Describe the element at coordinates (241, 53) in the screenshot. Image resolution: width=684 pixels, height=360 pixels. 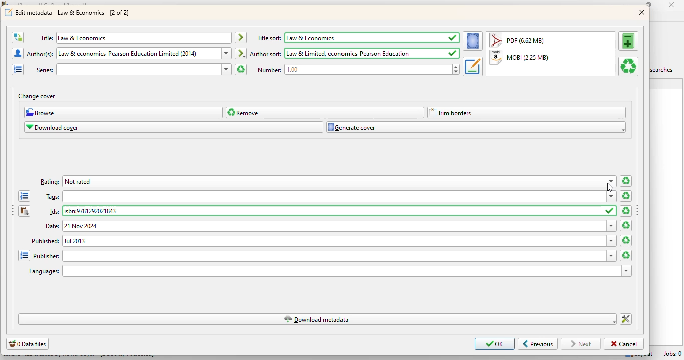
I see `immediately create the author sort entry based on the current author entry` at that location.